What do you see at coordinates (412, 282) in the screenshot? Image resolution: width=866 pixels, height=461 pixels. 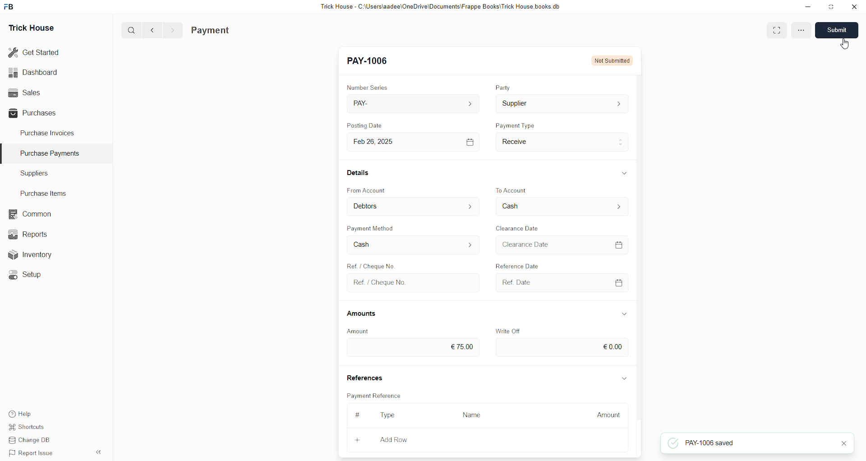 I see `Ref. / Cheque No.` at bounding box center [412, 282].